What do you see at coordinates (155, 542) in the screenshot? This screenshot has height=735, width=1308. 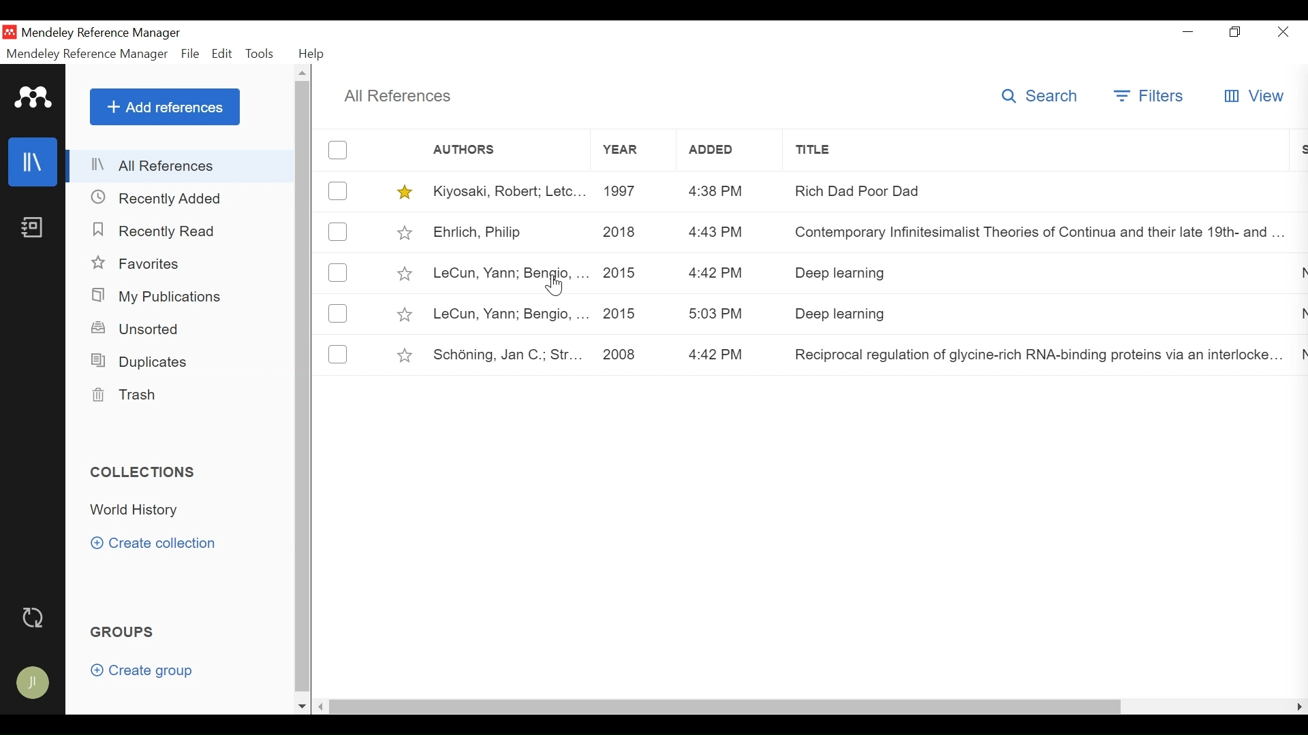 I see `Create category` at bounding box center [155, 542].